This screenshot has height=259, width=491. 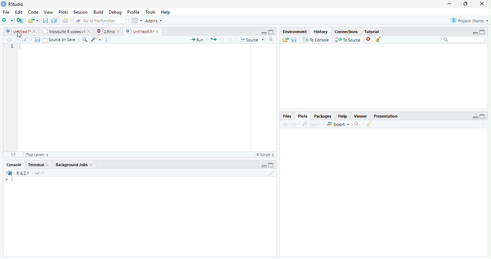 What do you see at coordinates (264, 33) in the screenshot?
I see `minimize` at bounding box center [264, 33].